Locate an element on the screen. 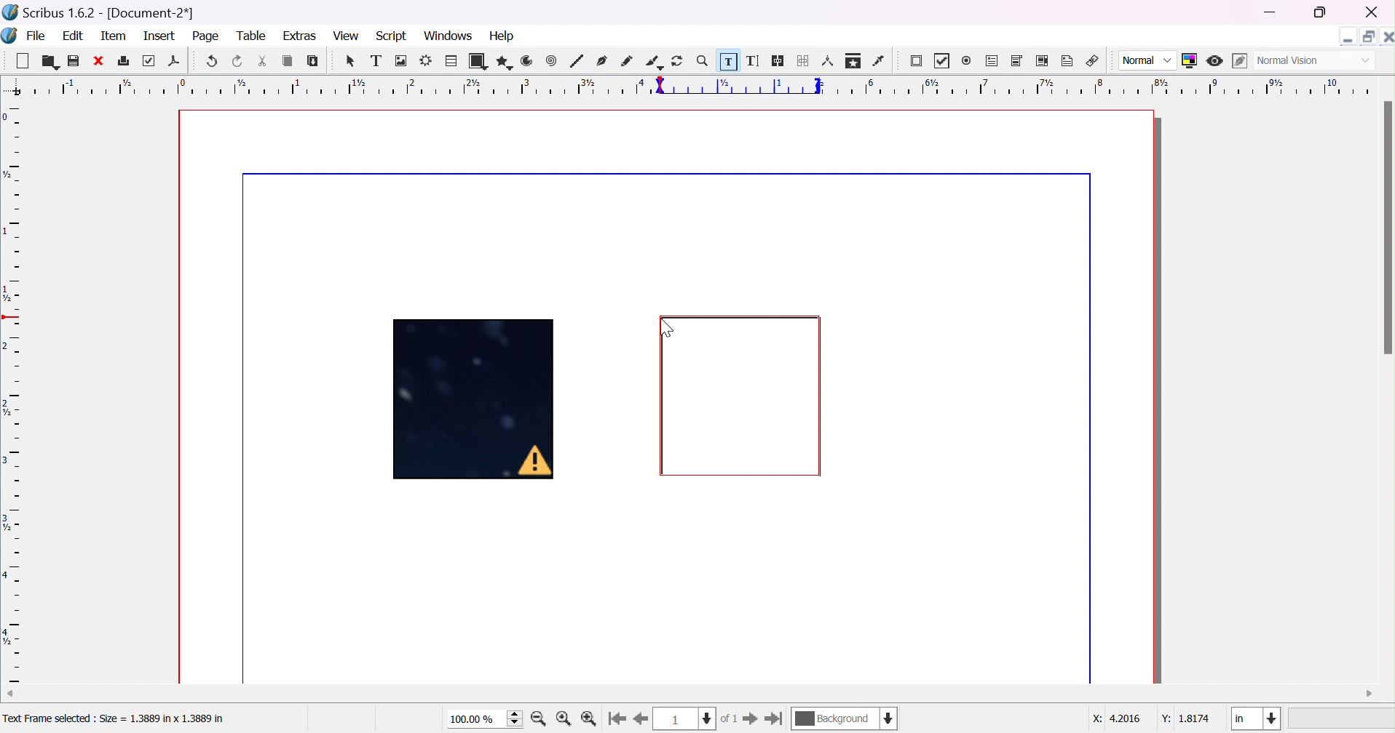 This screenshot has height=733, width=1395. redo is located at coordinates (238, 61).